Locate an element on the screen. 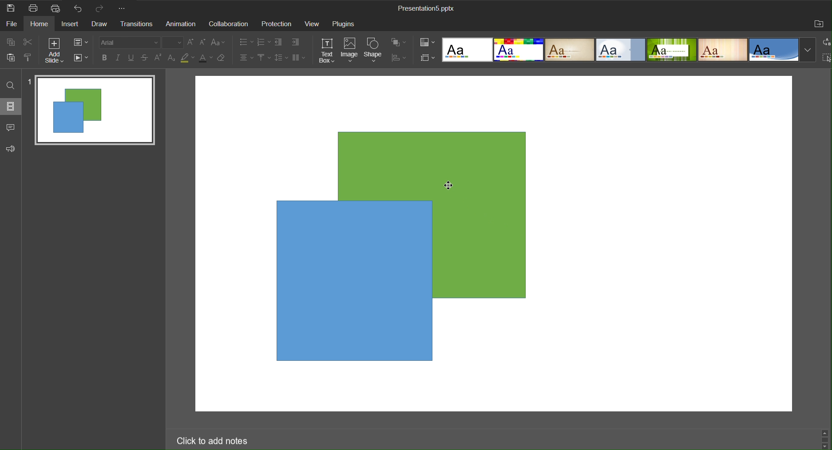  Print is located at coordinates (35, 8).